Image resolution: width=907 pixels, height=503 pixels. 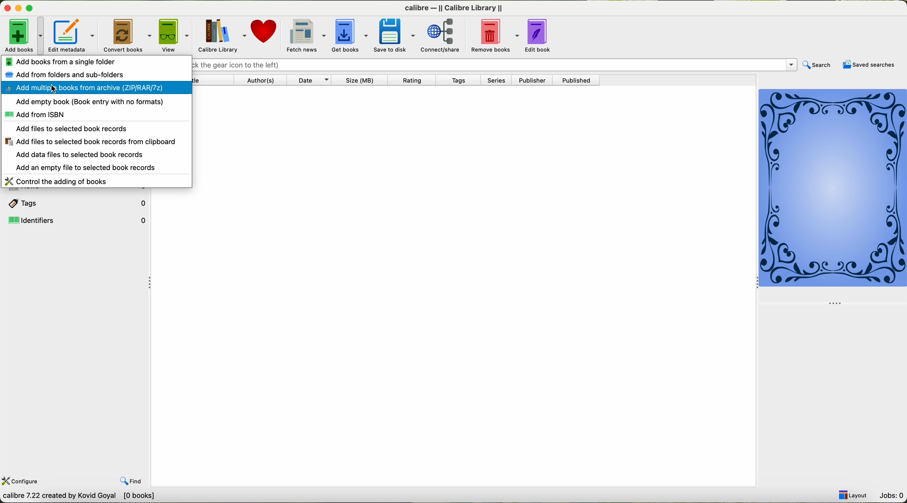 I want to click on add files to, so click(x=70, y=128).